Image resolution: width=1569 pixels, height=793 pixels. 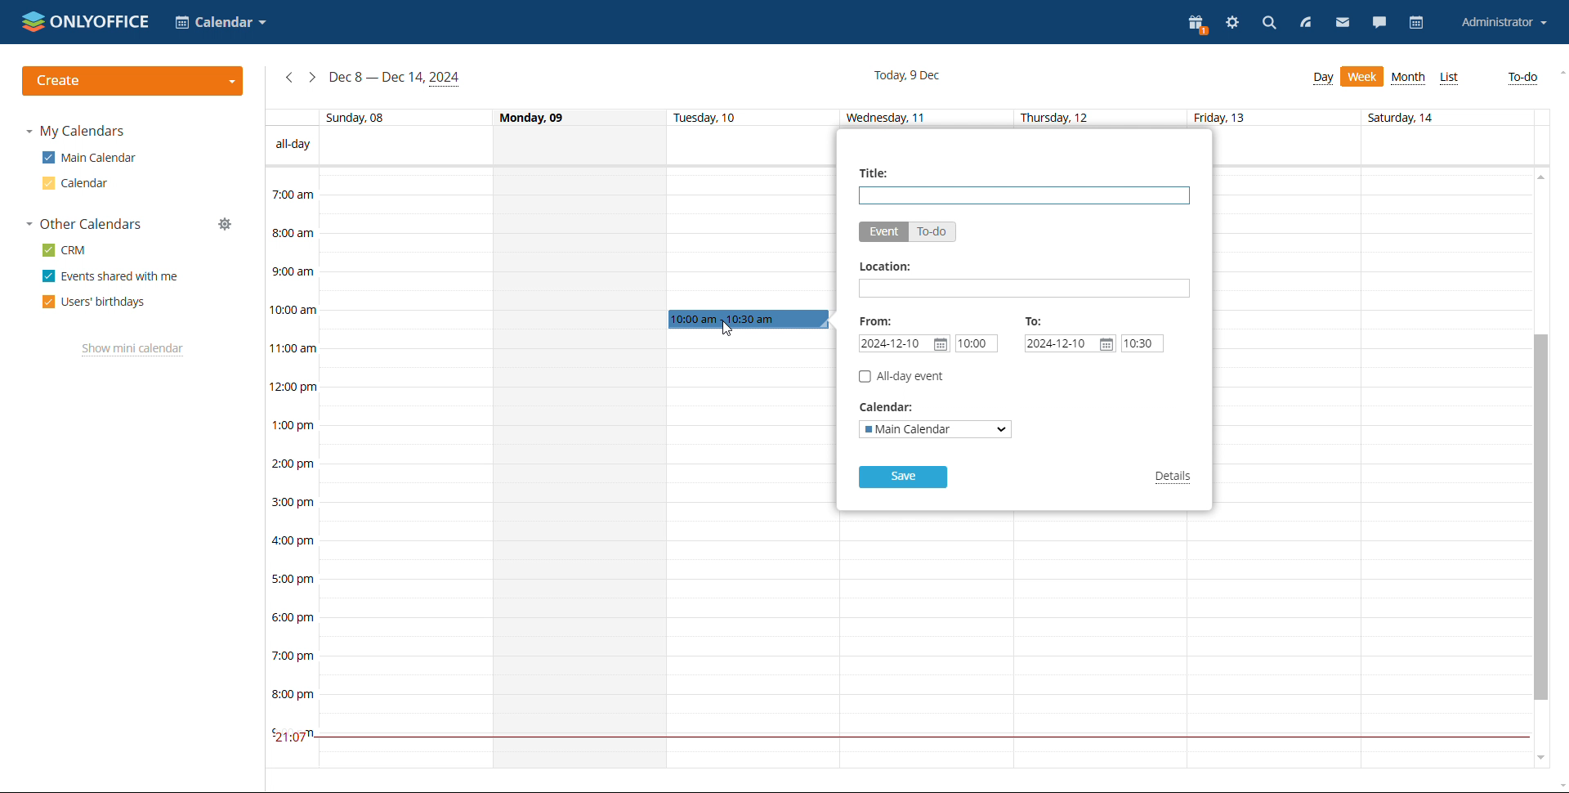 I want to click on account, so click(x=1501, y=23).